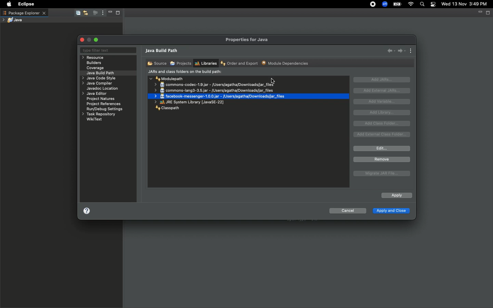 This screenshot has height=308, width=493. I want to click on Minimize, so click(479, 13).